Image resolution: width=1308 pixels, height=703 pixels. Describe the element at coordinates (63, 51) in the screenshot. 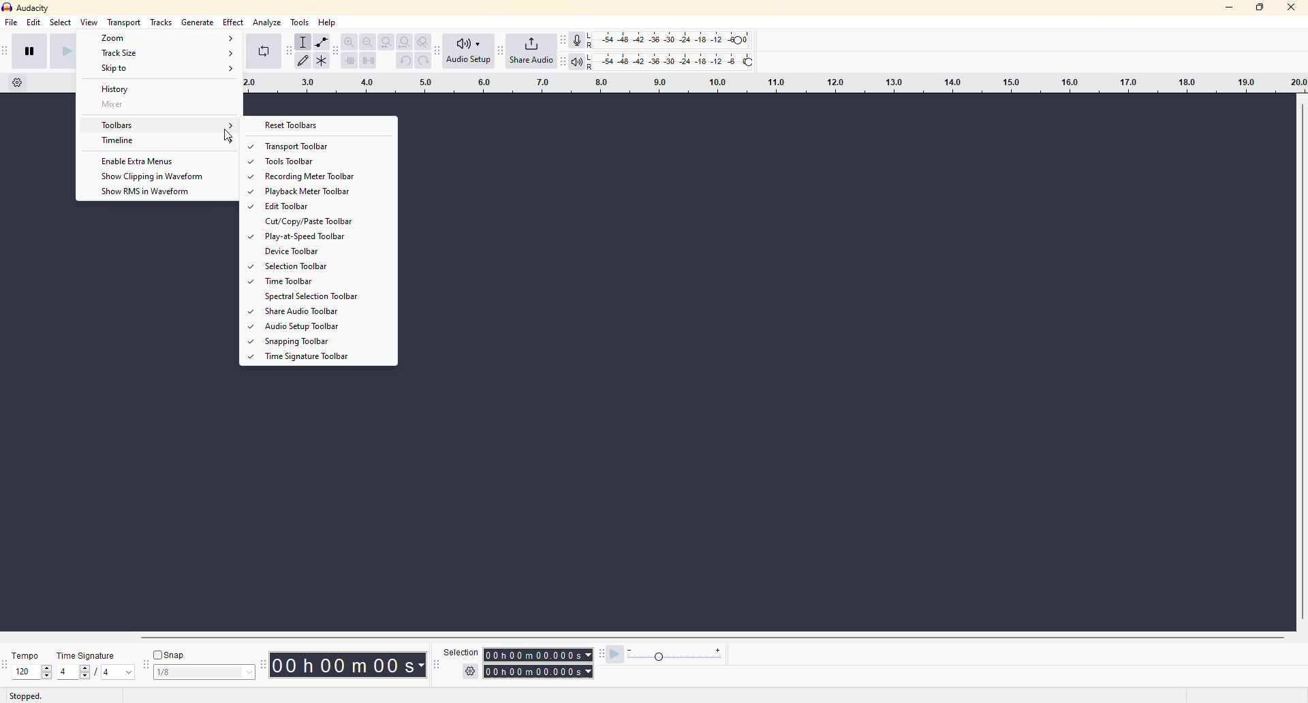

I see `play` at that location.